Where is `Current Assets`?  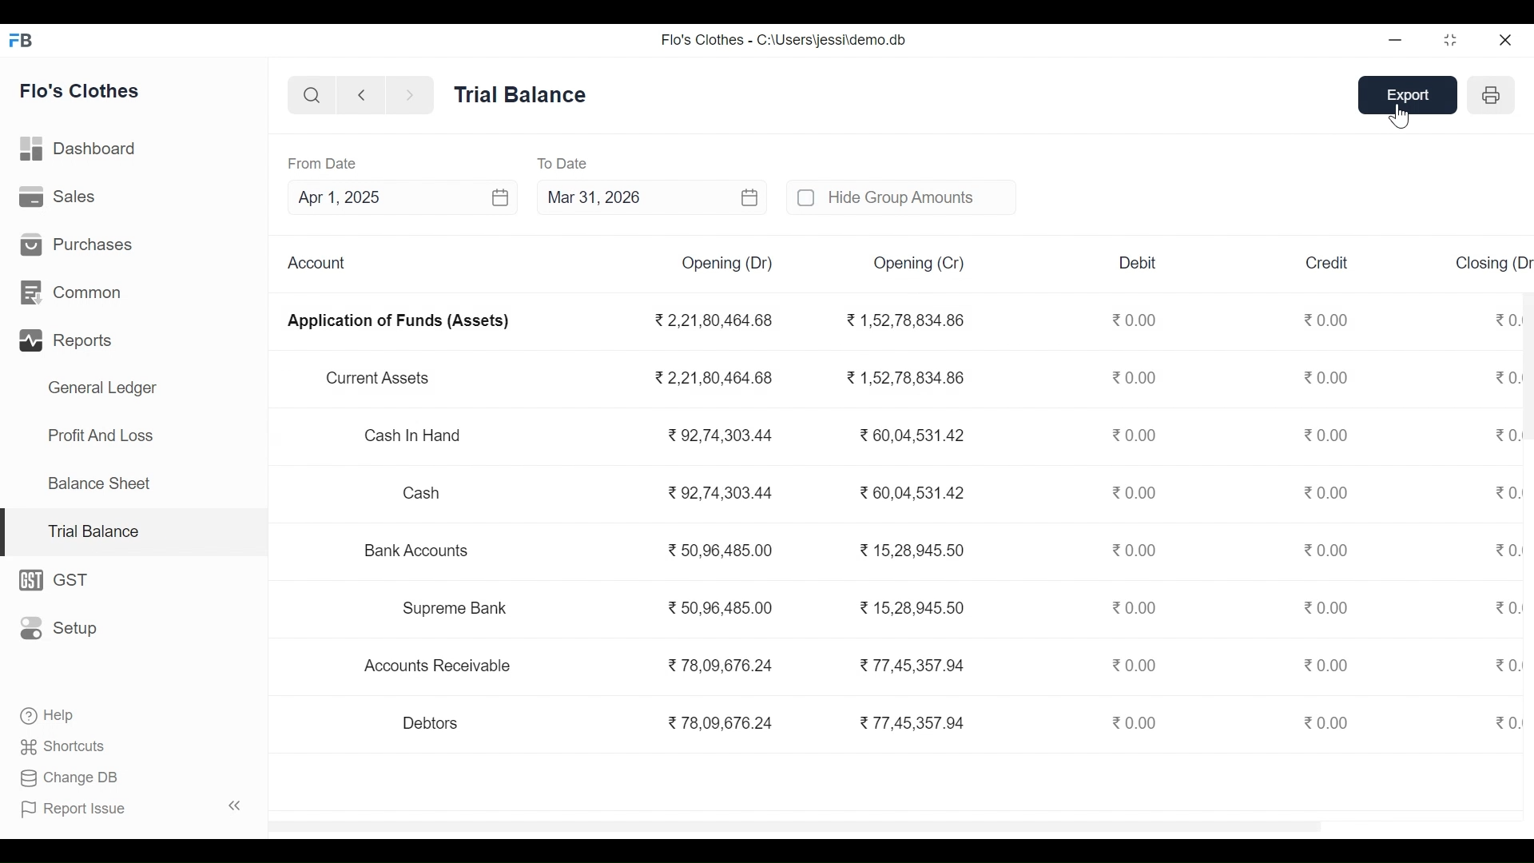 Current Assets is located at coordinates (377, 379).